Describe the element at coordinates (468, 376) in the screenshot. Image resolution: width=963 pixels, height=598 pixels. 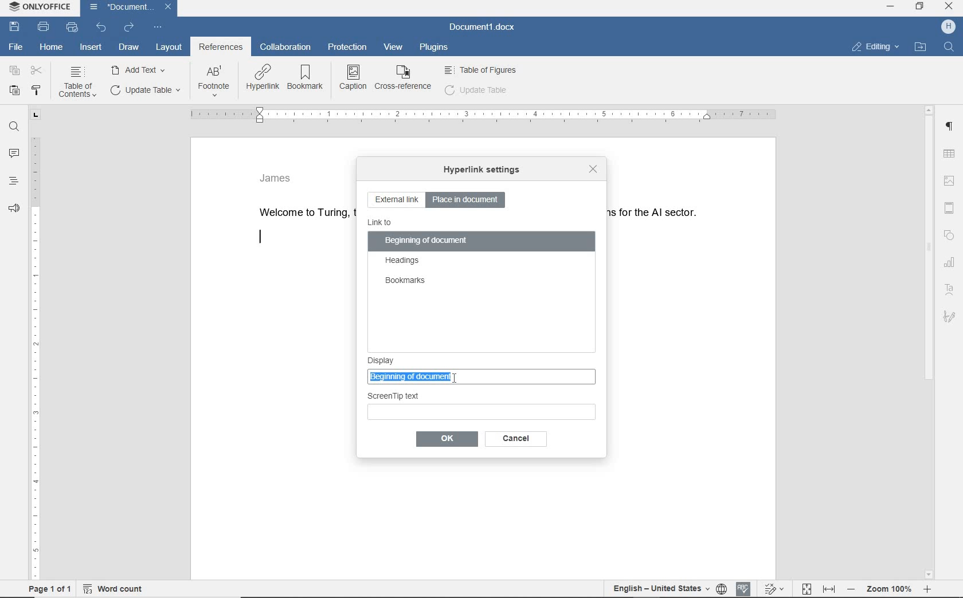
I see `Beginning of document` at that location.